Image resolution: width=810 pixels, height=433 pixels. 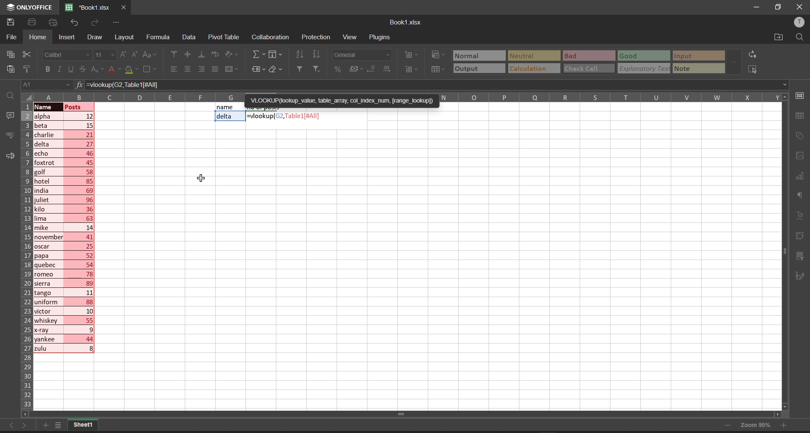 I want to click on sort descending, so click(x=318, y=54).